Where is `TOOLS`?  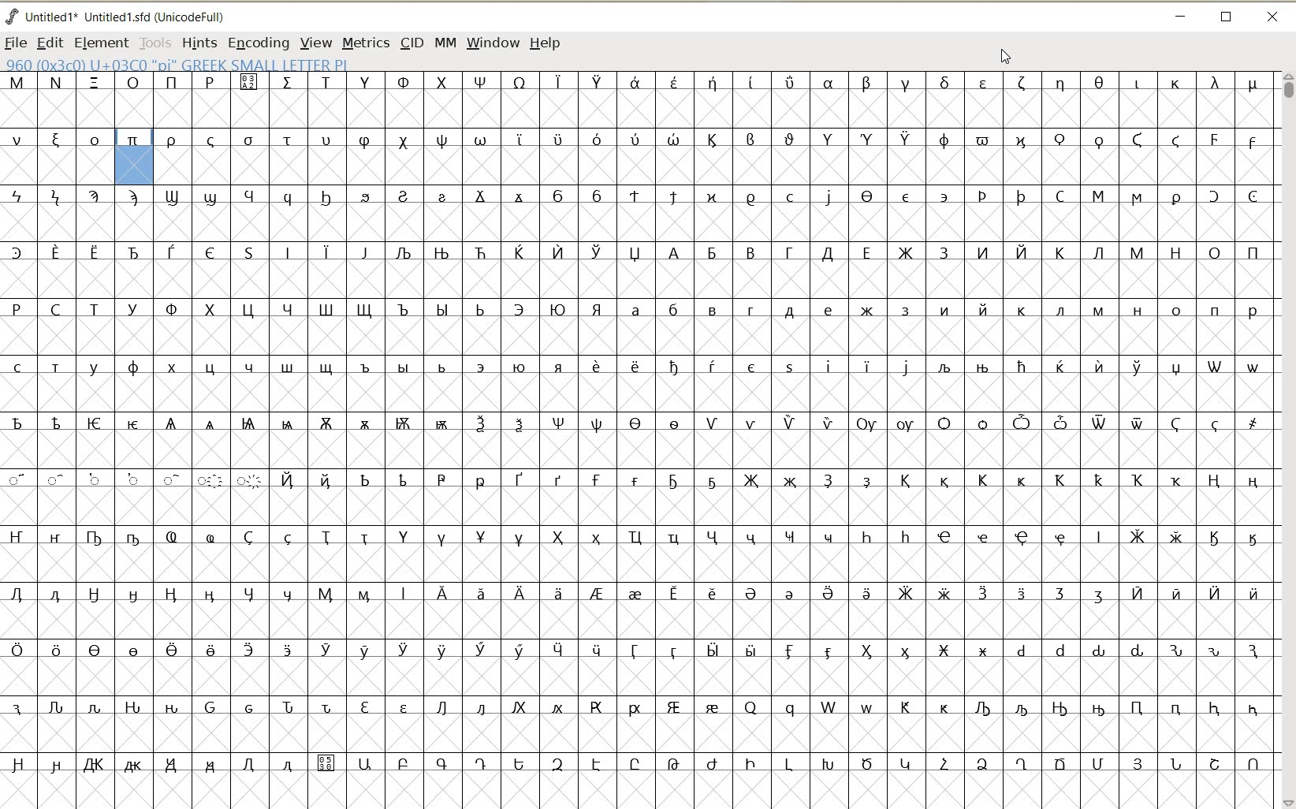
TOOLS is located at coordinates (156, 42).